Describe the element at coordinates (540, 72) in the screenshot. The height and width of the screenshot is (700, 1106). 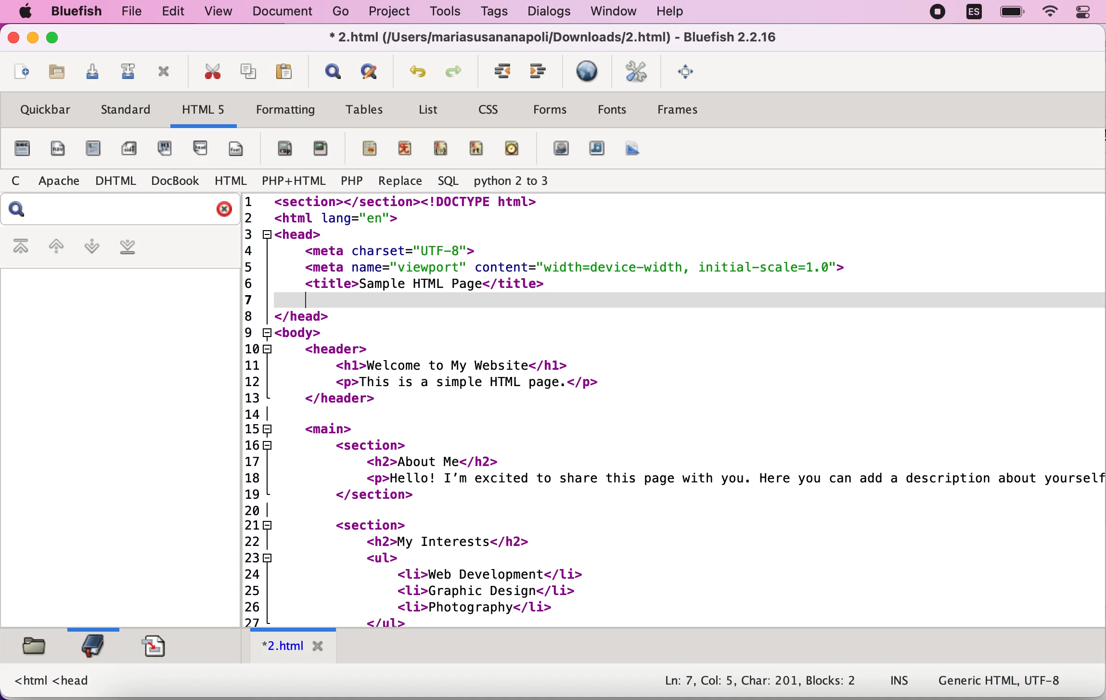
I see `indent` at that location.